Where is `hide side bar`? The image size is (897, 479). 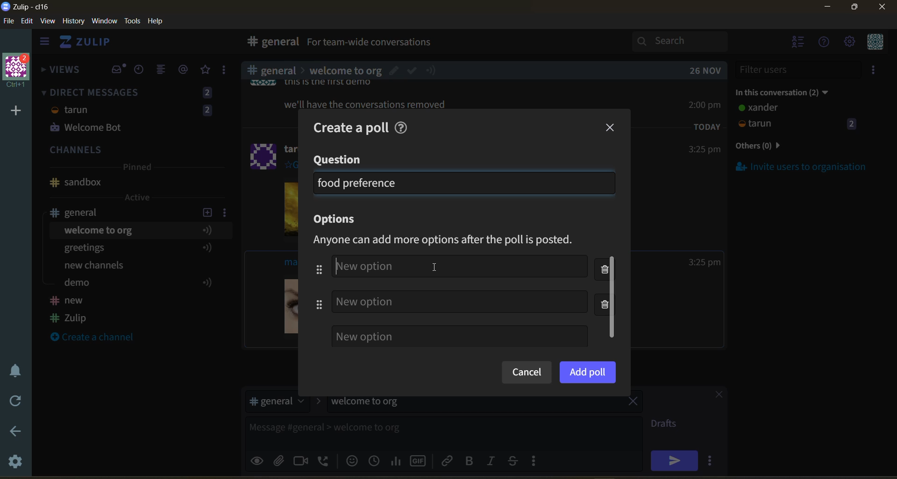 hide side bar is located at coordinates (44, 43).